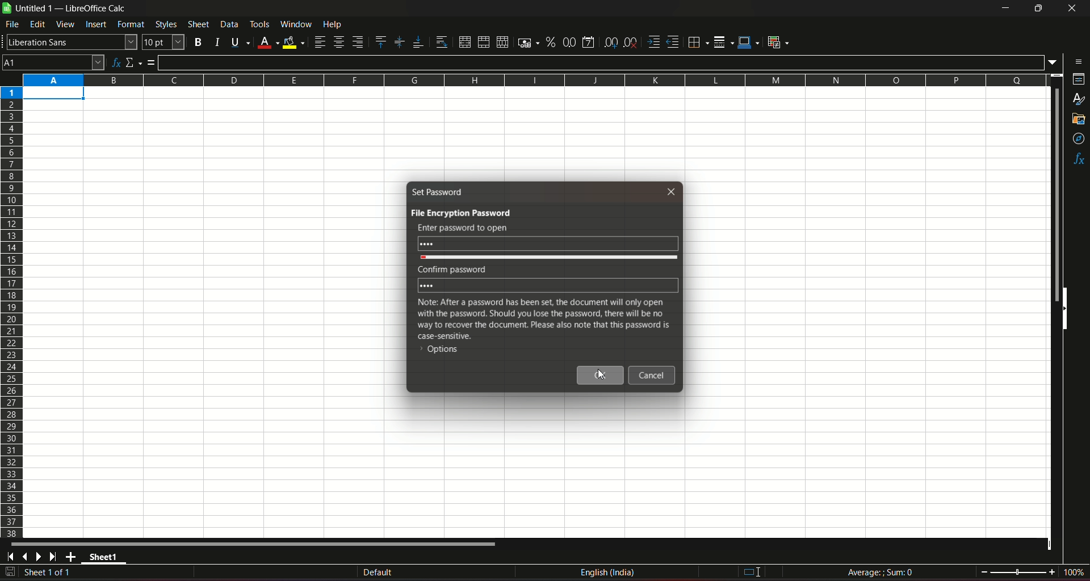 This screenshot has height=581, width=1090. Describe the element at coordinates (438, 191) in the screenshot. I see `set password` at that location.